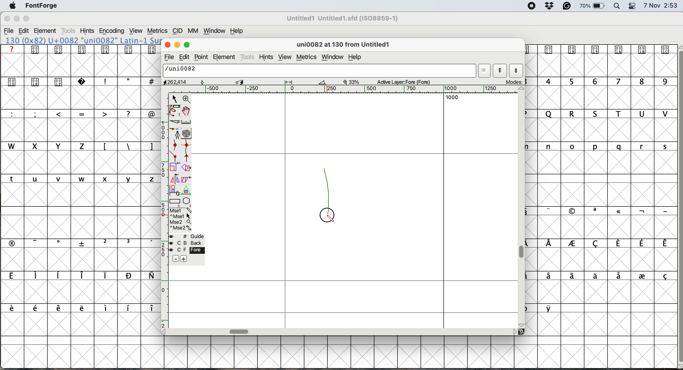 Image resolution: width=683 pixels, height=370 pixels. What do you see at coordinates (332, 56) in the screenshot?
I see `window` at bounding box center [332, 56].